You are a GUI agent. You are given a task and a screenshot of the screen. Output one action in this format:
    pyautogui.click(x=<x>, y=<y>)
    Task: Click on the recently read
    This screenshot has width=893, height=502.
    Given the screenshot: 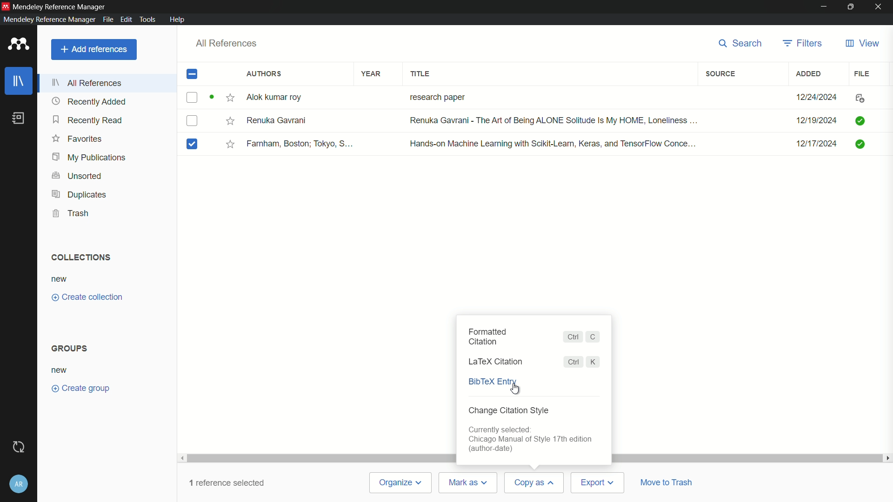 What is the action you would take?
    pyautogui.click(x=87, y=120)
    